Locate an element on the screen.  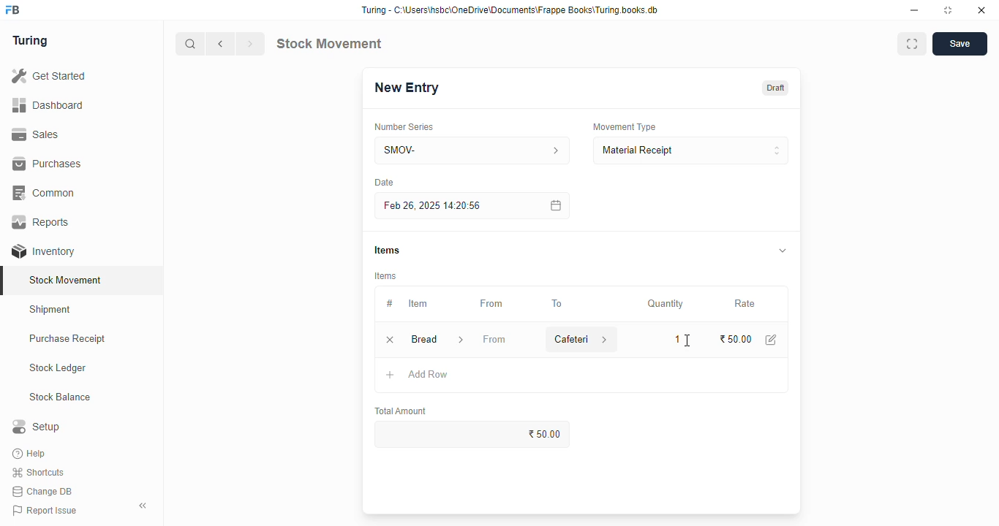
stock movement is located at coordinates (328, 43).